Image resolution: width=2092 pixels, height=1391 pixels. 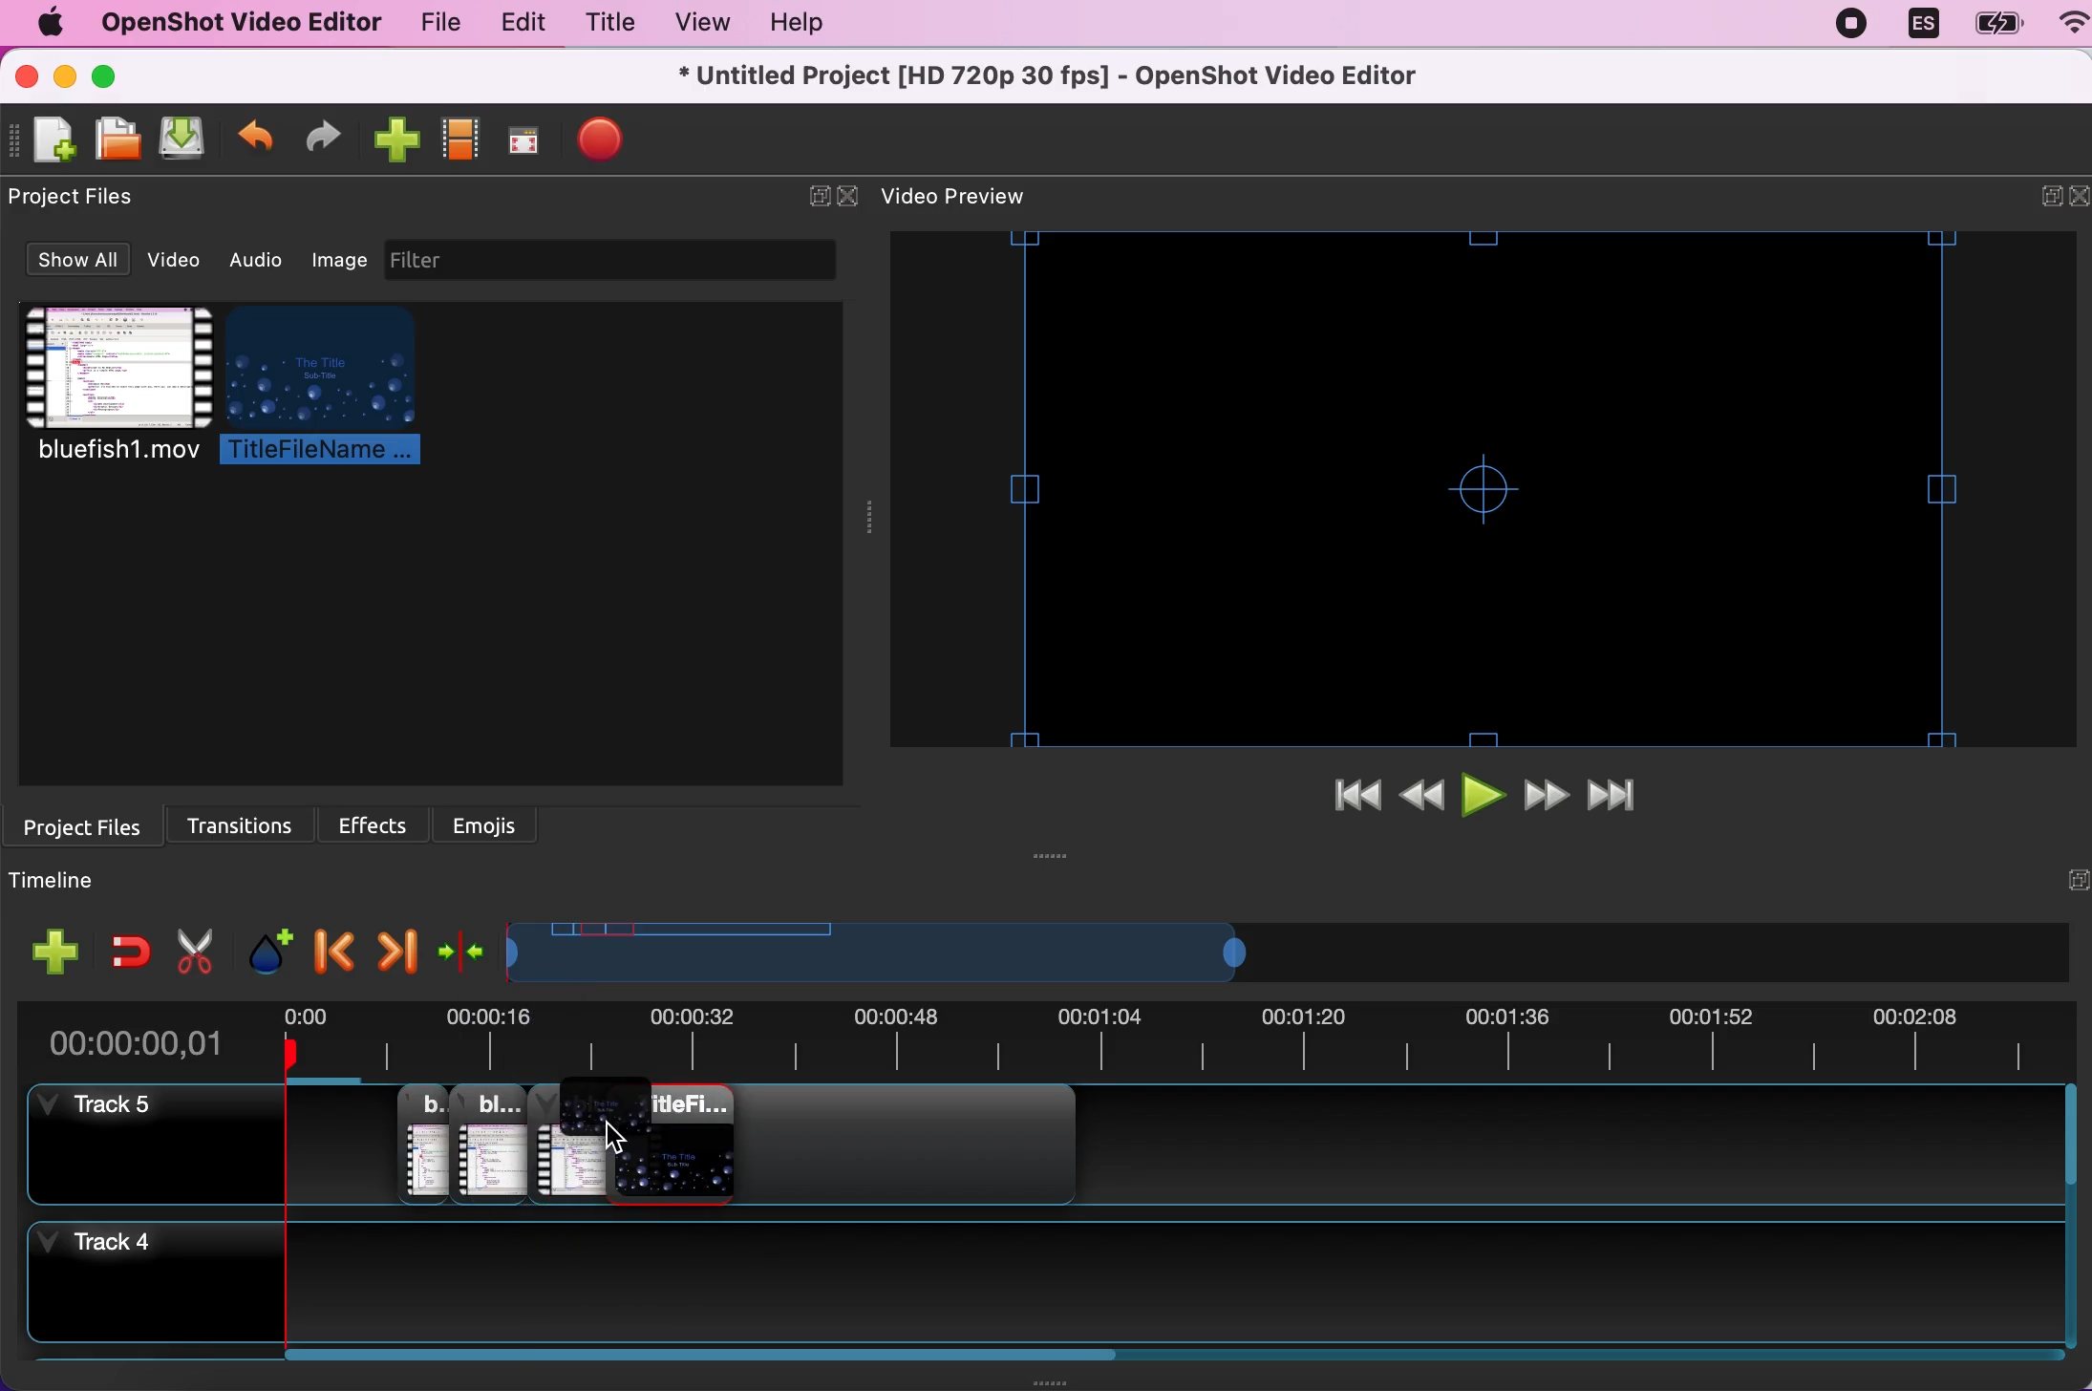 What do you see at coordinates (2038, 200) in the screenshot?
I see `expand/hide` at bounding box center [2038, 200].